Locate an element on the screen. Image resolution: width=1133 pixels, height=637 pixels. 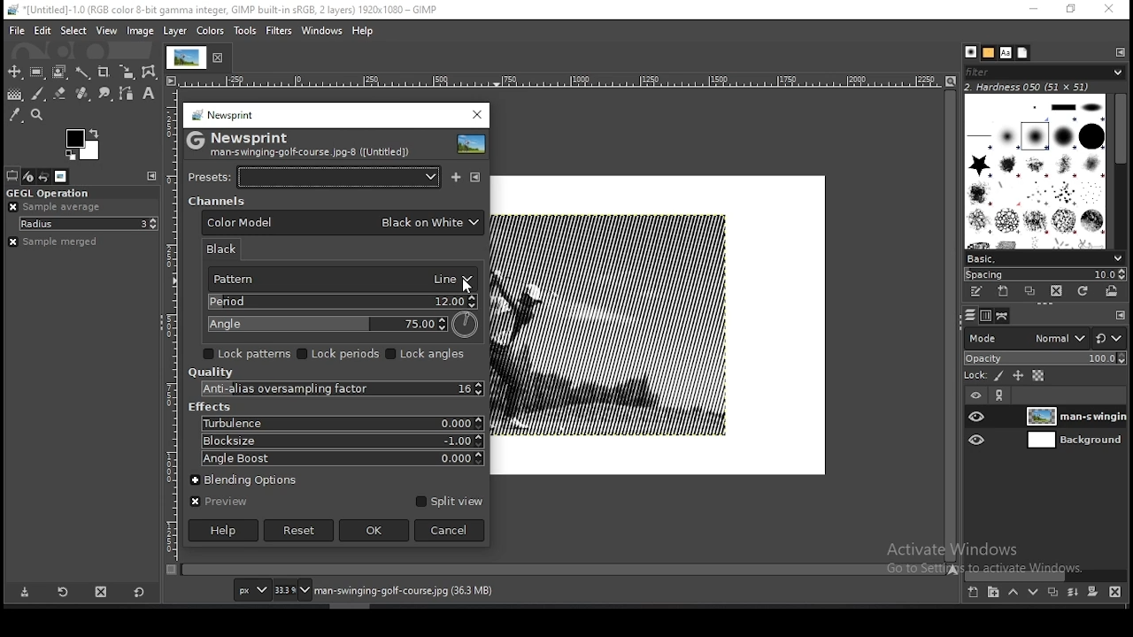
move layer one step up is located at coordinates (1013, 592).